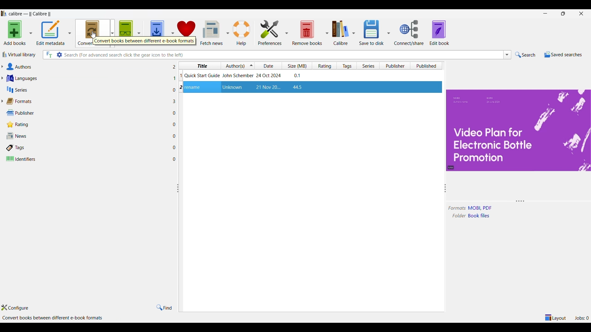 The width and height of the screenshot is (591, 332). What do you see at coordinates (324, 65) in the screenshot?
I see `Rating column` at bounding box center [324, 65].